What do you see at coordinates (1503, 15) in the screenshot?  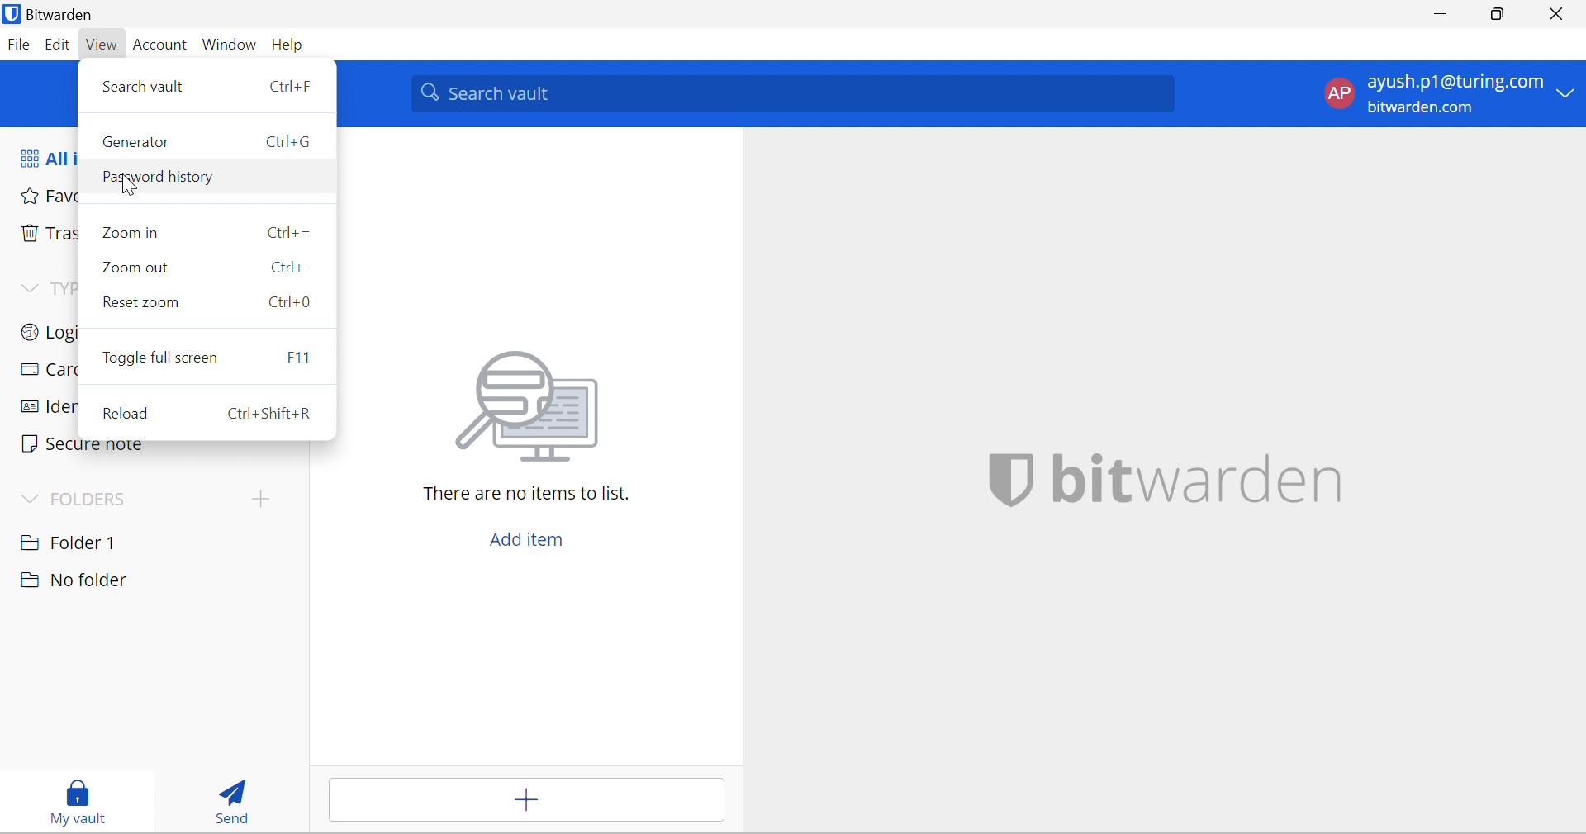 I see `resize` at bounding box center [1503, 15].